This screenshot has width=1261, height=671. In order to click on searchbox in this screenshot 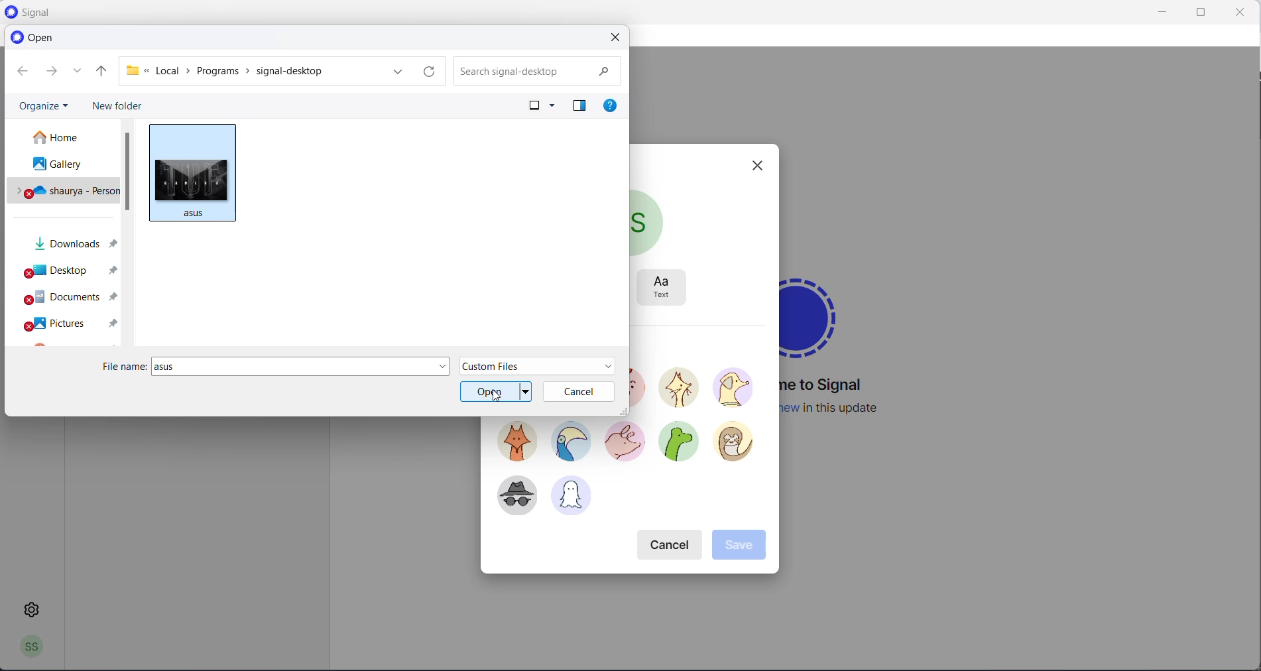, I will do `click(536, 74)`.